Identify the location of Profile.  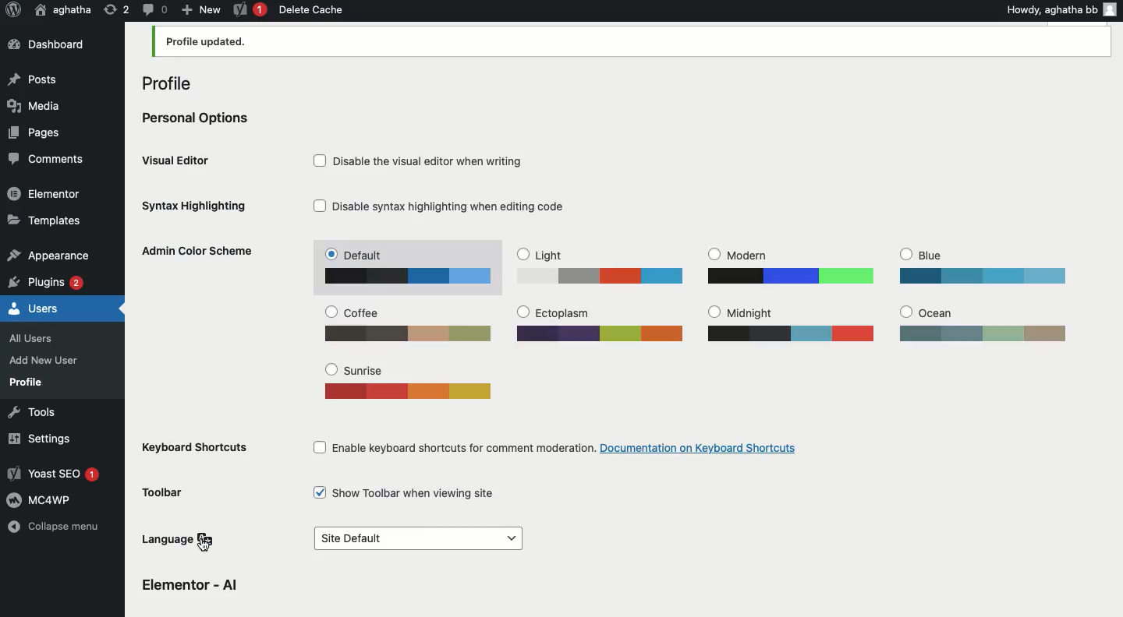
(178, 79).